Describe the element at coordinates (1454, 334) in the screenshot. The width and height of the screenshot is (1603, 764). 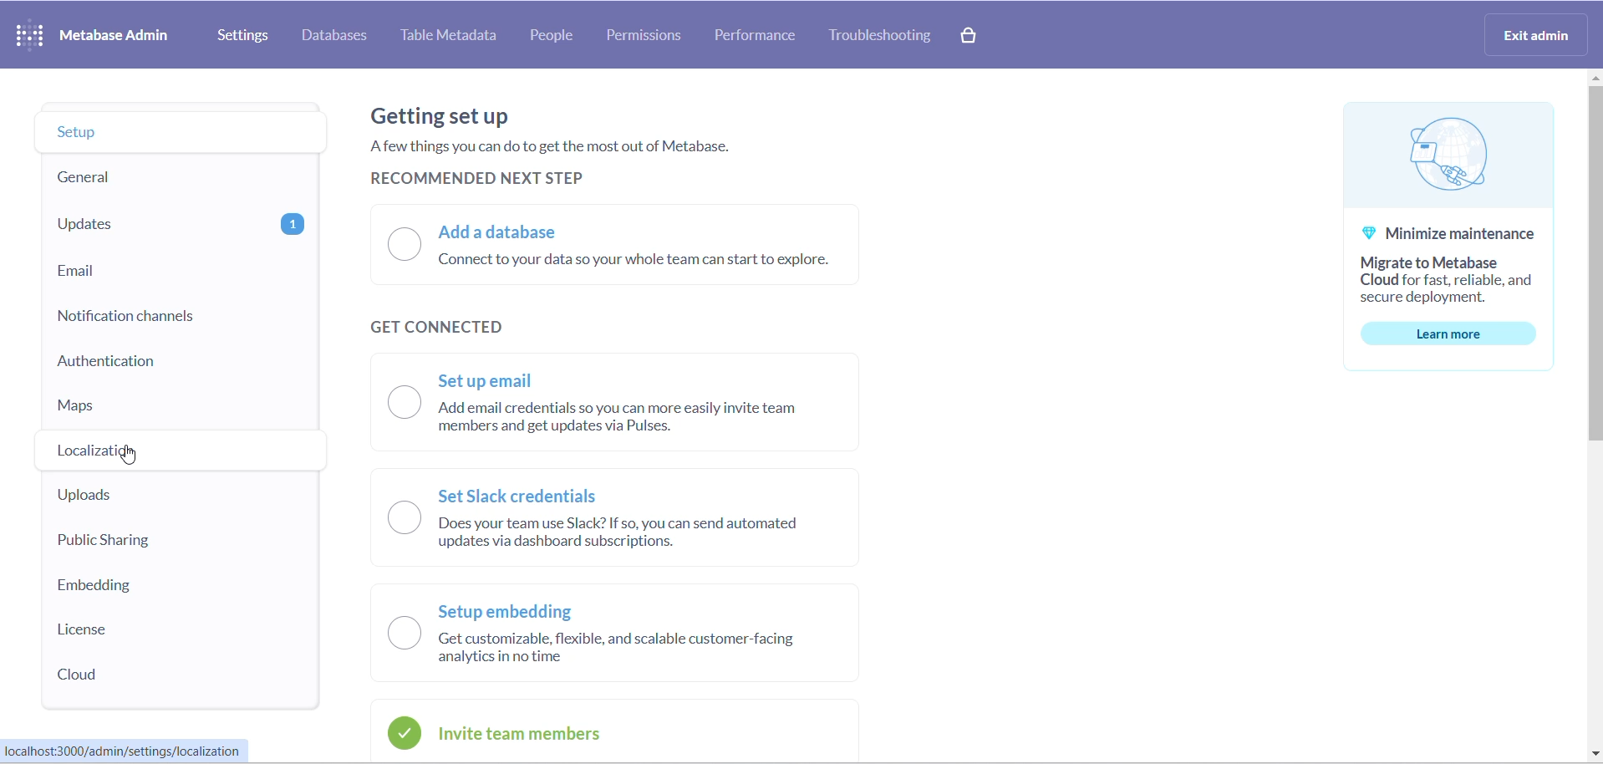
I see `learn more button` at that location.